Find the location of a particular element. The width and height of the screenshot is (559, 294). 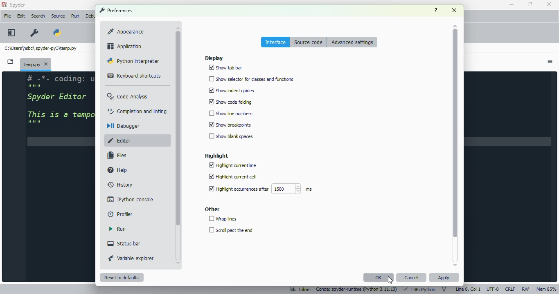

editor is located at coordinates (123, 140).